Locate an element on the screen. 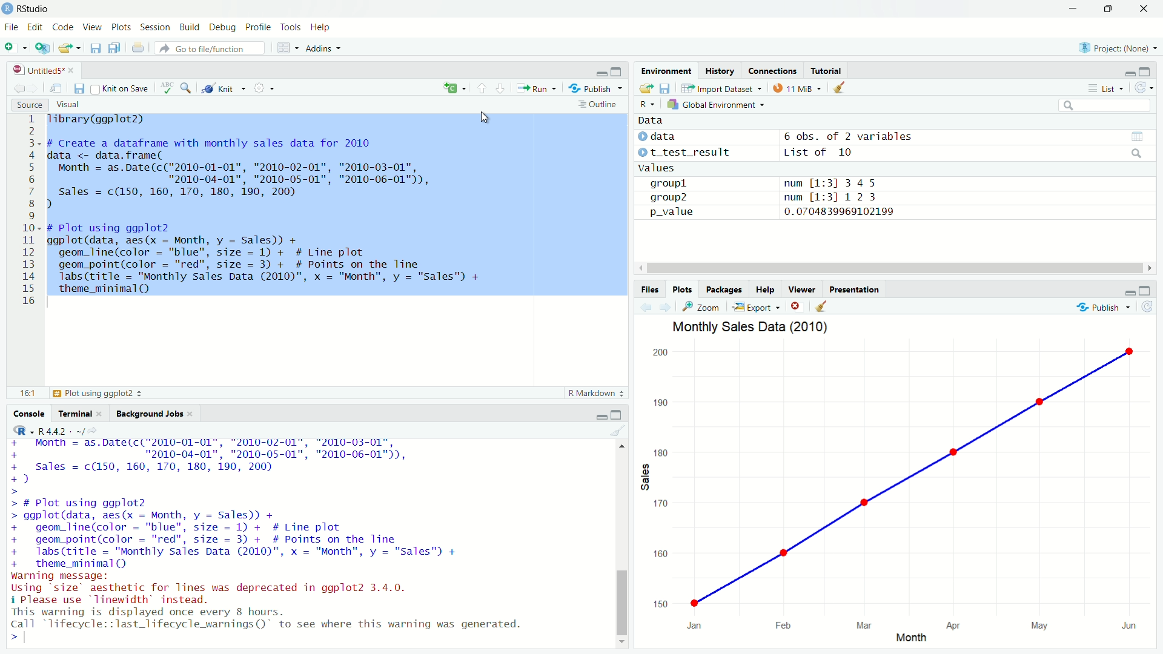  © t_test_result List of 10 is located at coordinates (747, 152).